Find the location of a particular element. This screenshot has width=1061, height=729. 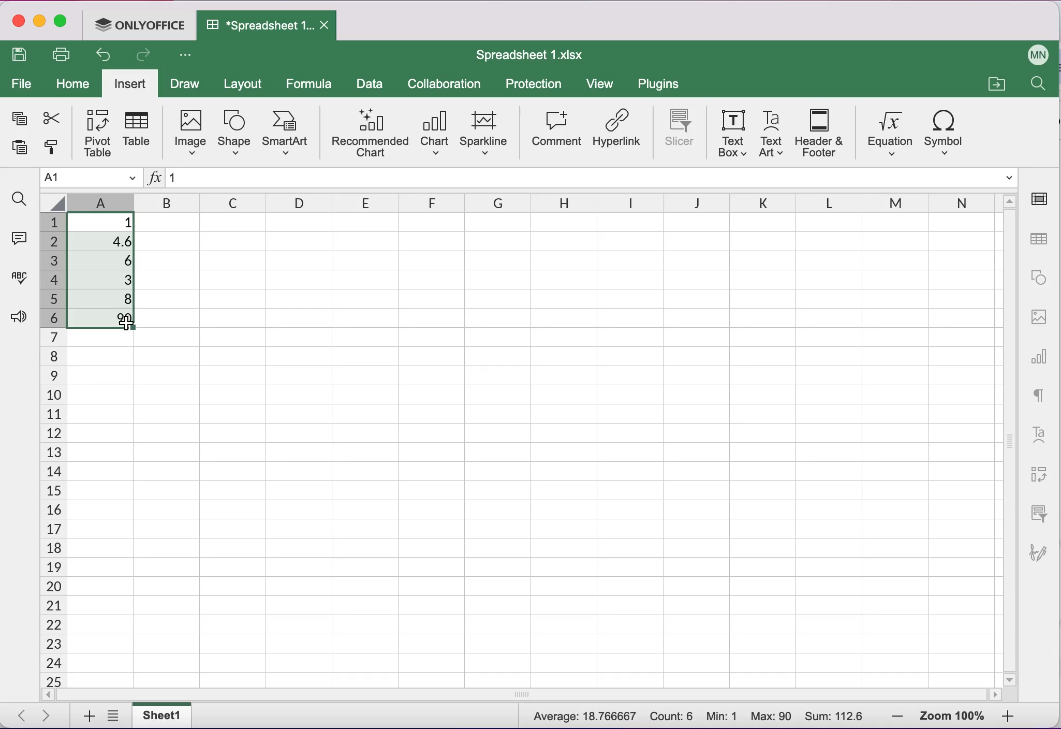

Sum: 112.6 is located at coordinates (834, 716).